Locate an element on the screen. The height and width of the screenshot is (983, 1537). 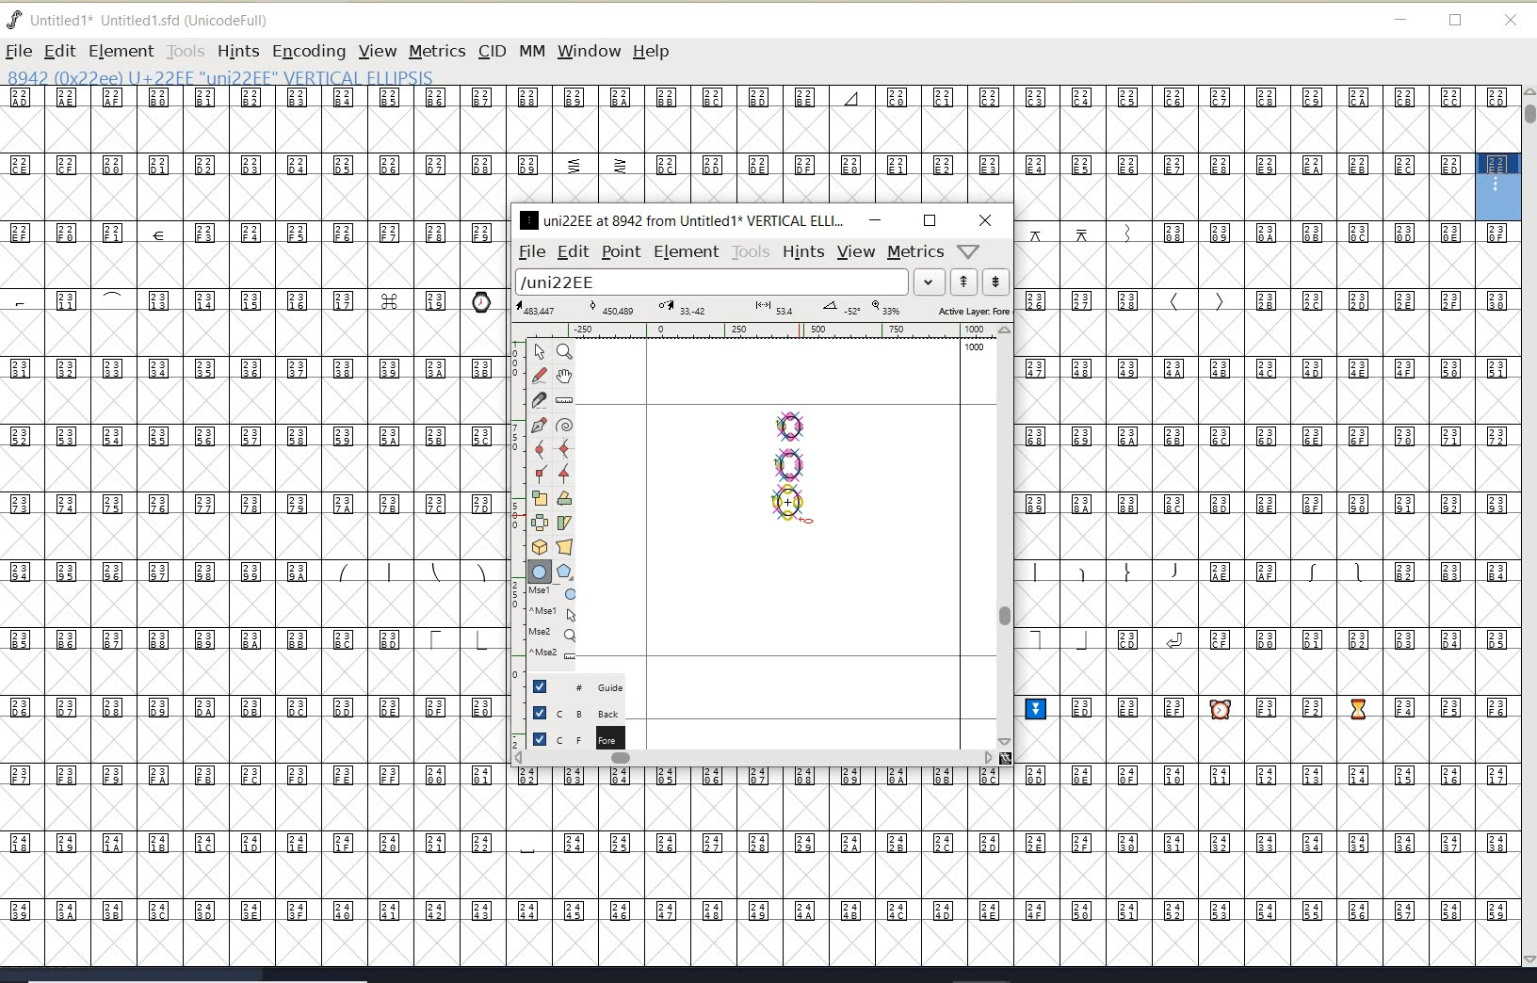
background is located at coordinates (579, 712).